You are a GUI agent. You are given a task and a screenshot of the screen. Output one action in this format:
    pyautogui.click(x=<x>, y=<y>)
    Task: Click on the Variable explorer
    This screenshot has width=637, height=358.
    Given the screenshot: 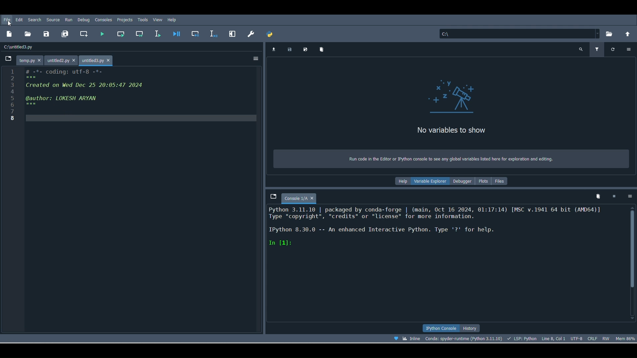 What is the action you would take?
    pyautogui.click(x=431, y=182)
    